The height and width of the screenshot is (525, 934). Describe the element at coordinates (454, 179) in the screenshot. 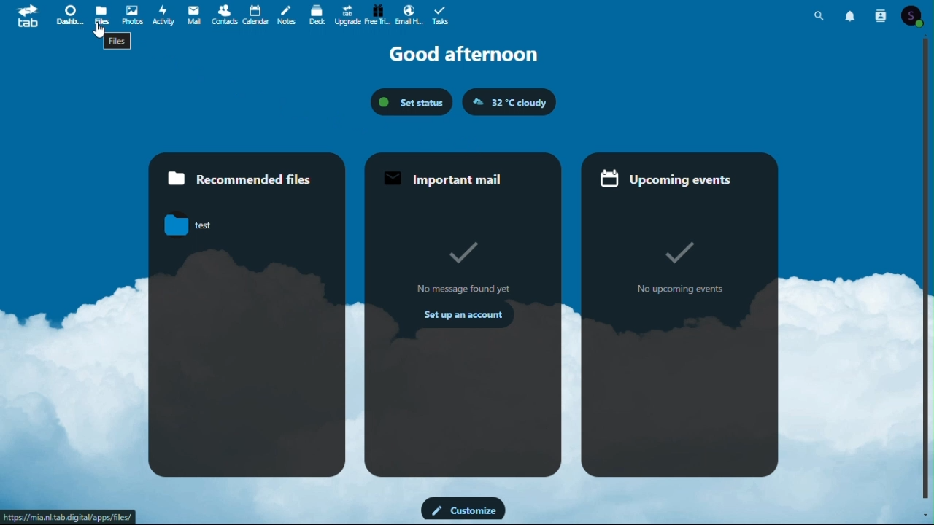

I see `Important mail` at that location.